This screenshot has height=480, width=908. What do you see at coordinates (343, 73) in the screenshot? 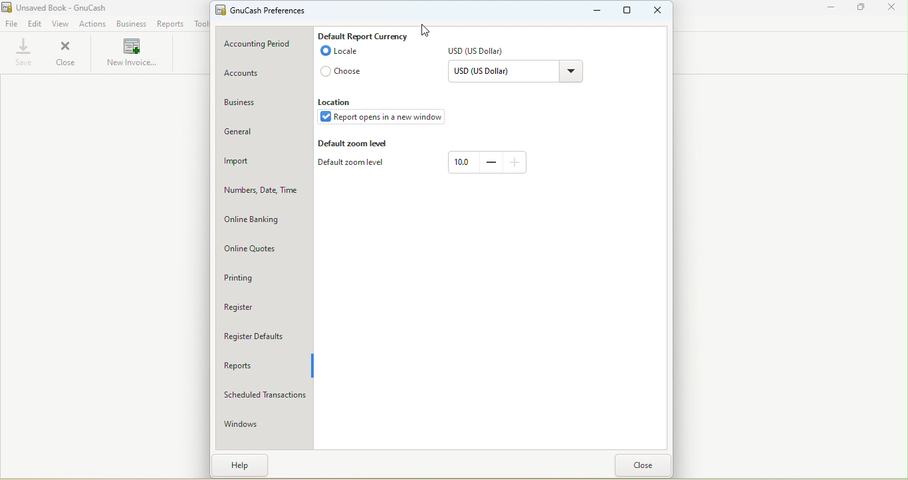
I see `Choose` at bounding box center [343, 73].